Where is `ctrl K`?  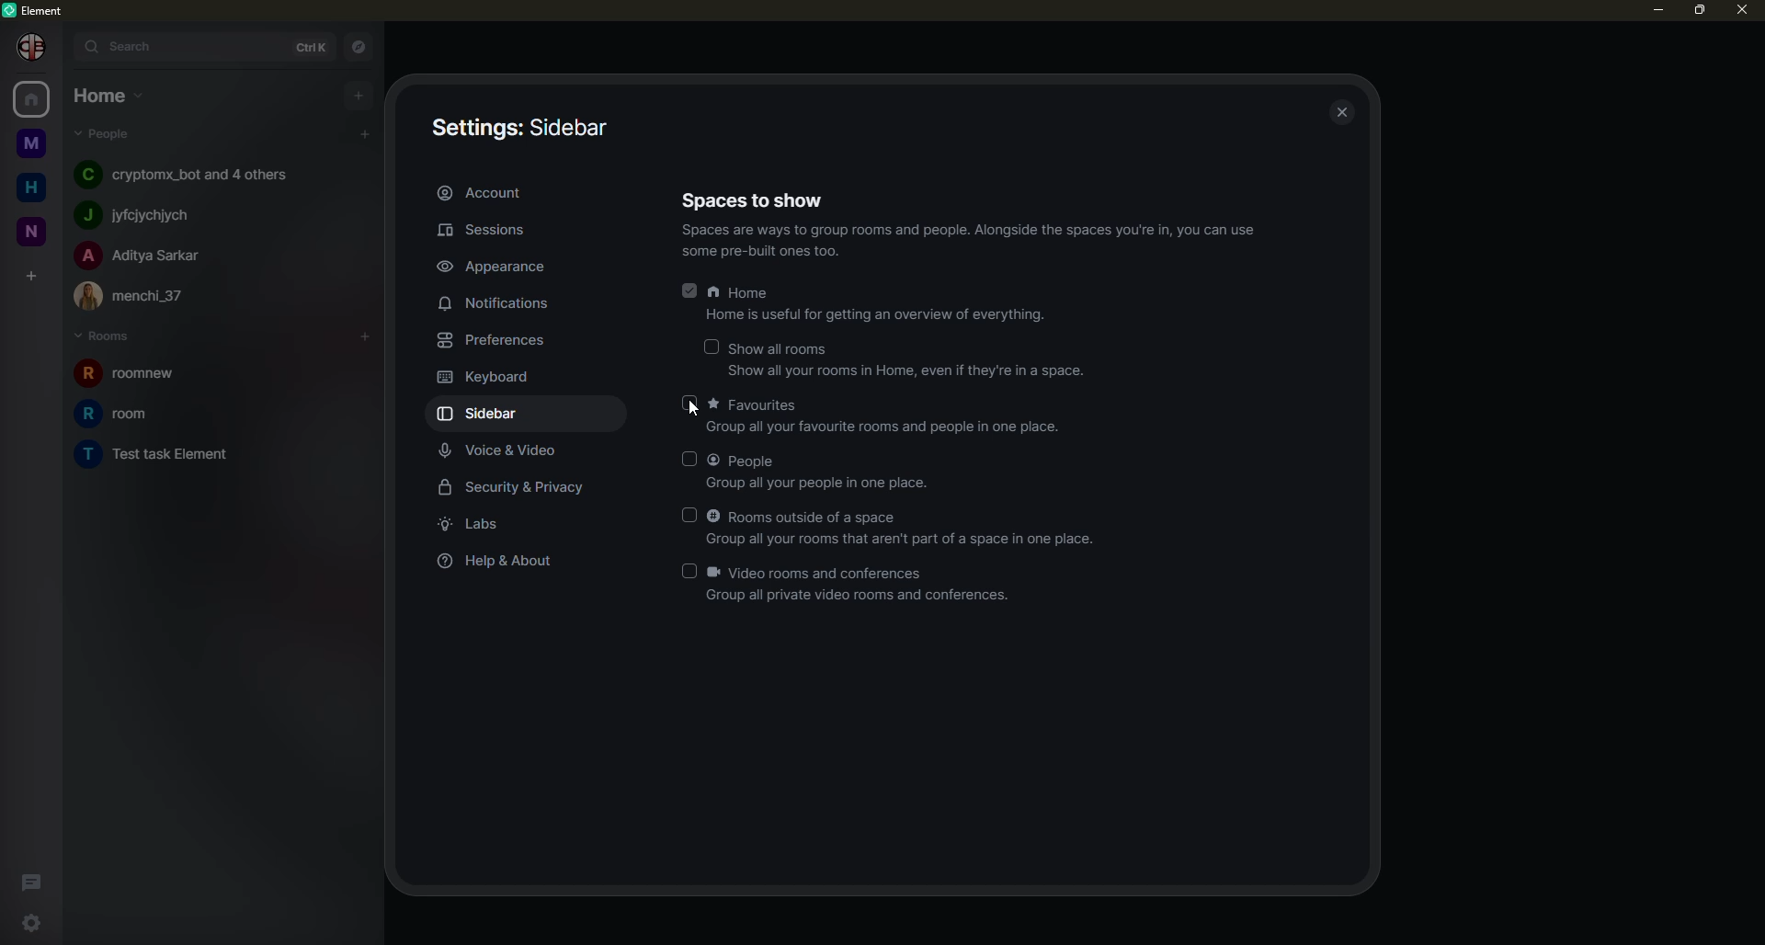 ctrl K is located at coordinates (304, 46).